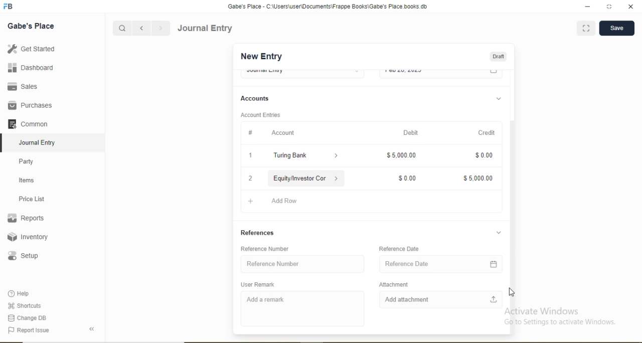 This screenshot has width=642, height=343. I want to click on Dropdown, so click(499, 233).